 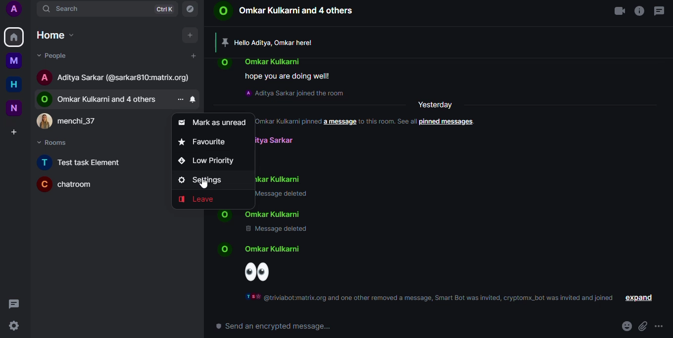 I want to click on info, so click(x=639, y=10).